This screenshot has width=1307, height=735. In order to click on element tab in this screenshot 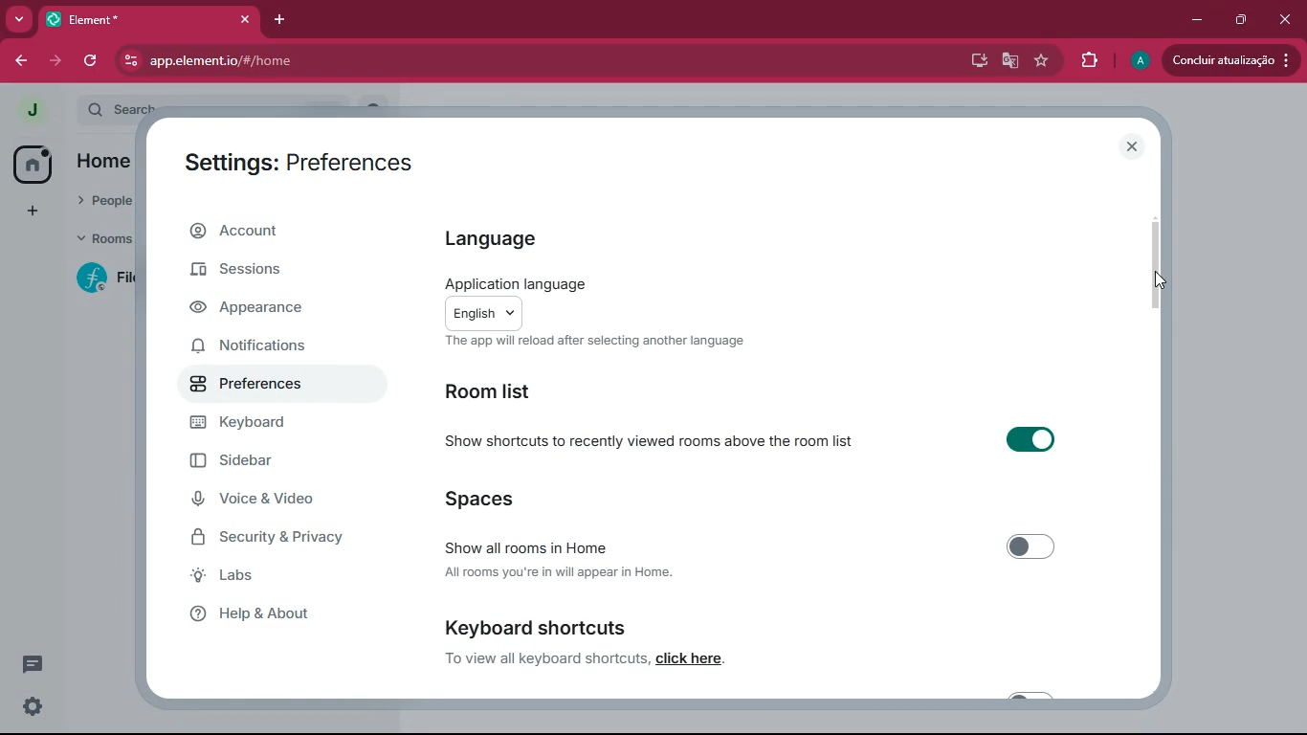, I will do `click(151, 20)`.